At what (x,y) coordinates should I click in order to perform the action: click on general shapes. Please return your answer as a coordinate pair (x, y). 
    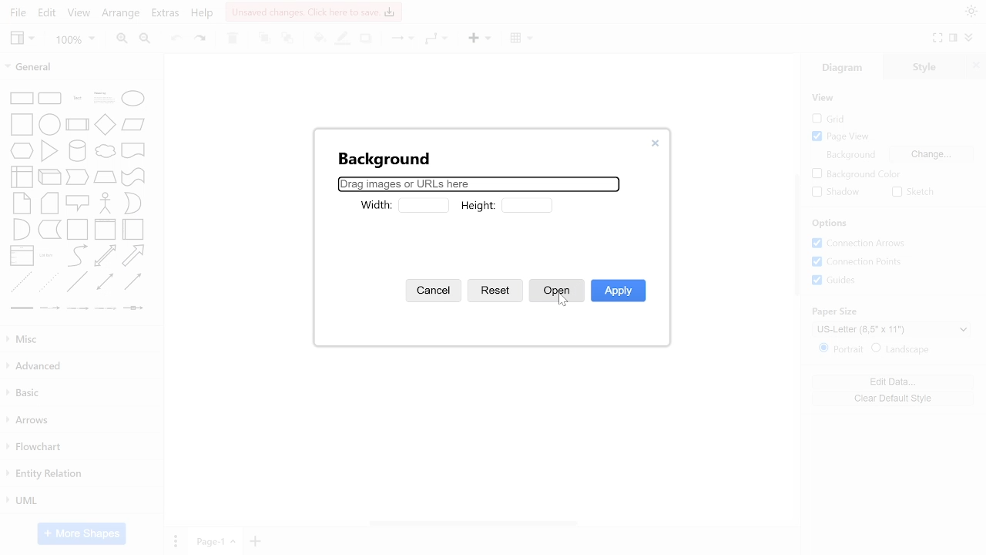
    Looking at the image, I should click on (22, 175).